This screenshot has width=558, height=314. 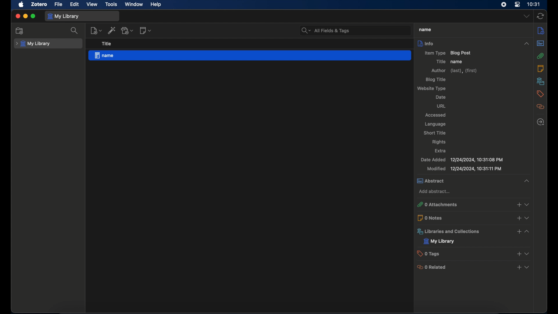 What do you see at coordinates (111, 4) in the screenshot?
I see `tools` at bounding box center [111, 4].